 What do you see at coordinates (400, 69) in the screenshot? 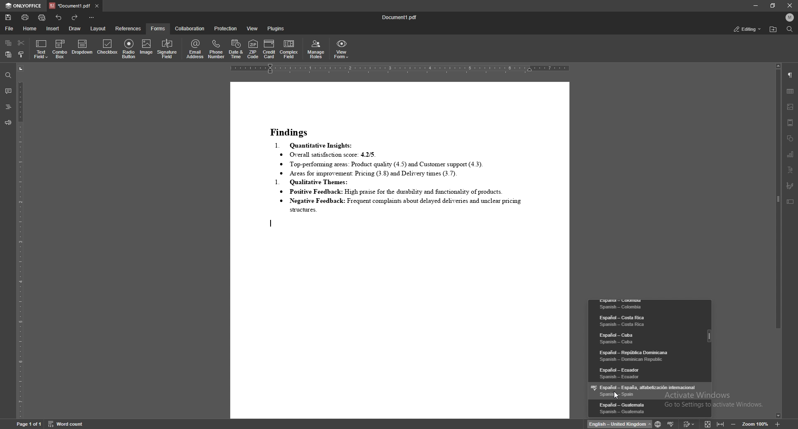
I see `horizontal scale` at bounding box center [400, 69].